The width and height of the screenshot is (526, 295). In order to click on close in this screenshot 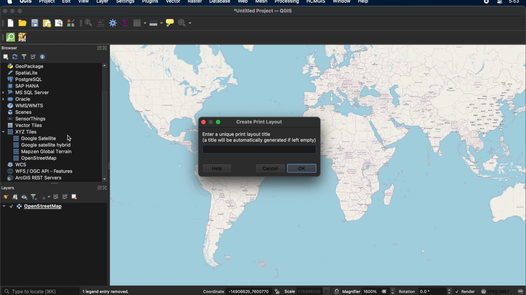, I will do `click(107, 48)`.